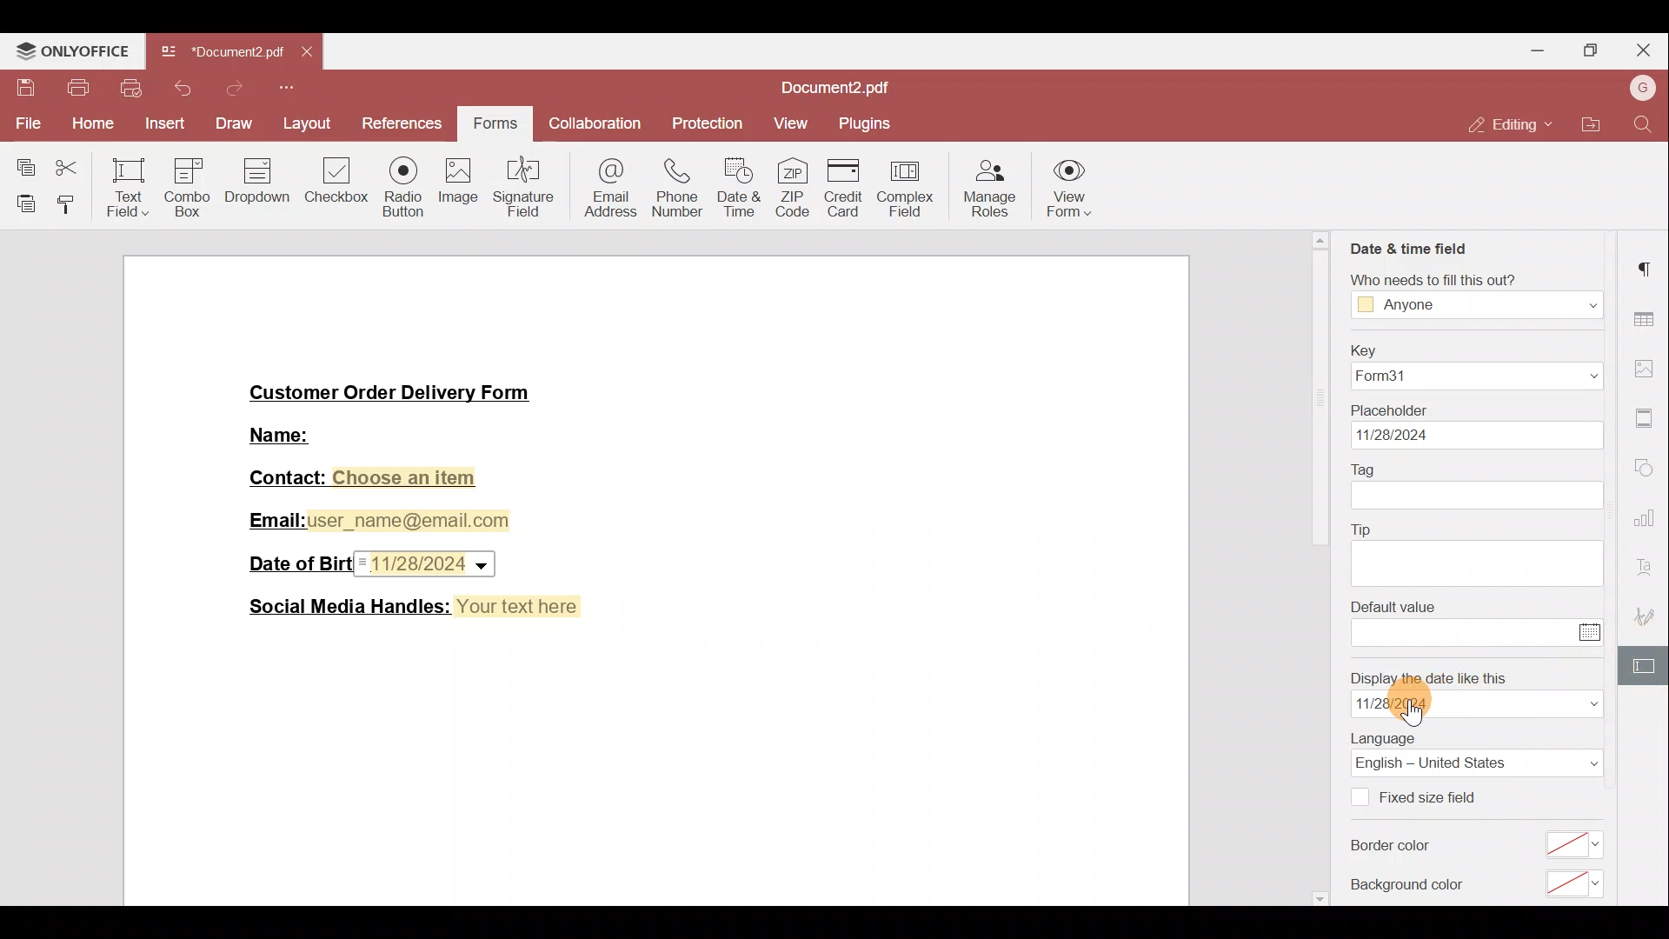 The image size is (1669, 939). What do you see at coordinates (259, 184) in the screenshot?
I see `Dropdown` at bounding box center [259, 184].